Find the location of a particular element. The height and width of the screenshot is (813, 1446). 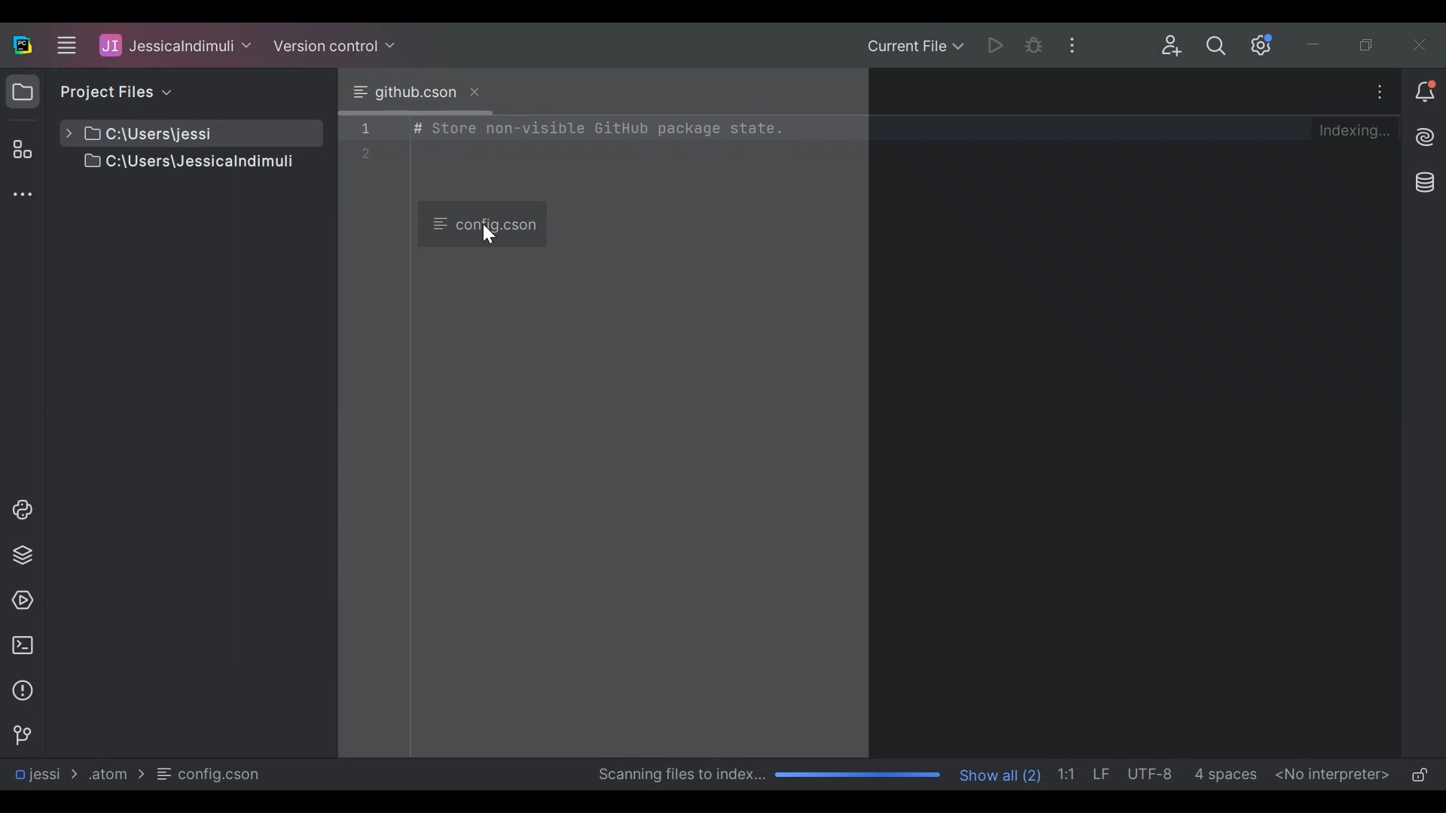

Services is located at coordinates (21, 601).